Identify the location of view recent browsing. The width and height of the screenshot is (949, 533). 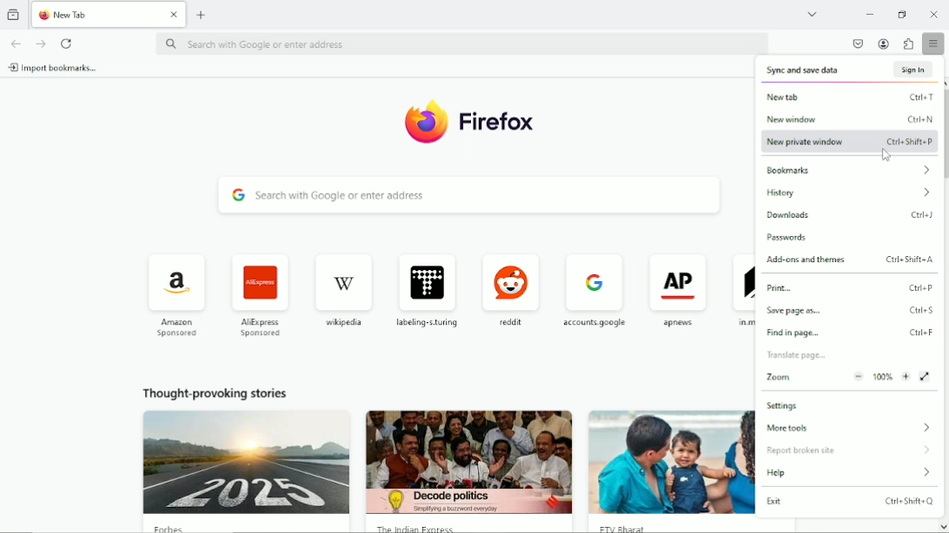
(15, 13).